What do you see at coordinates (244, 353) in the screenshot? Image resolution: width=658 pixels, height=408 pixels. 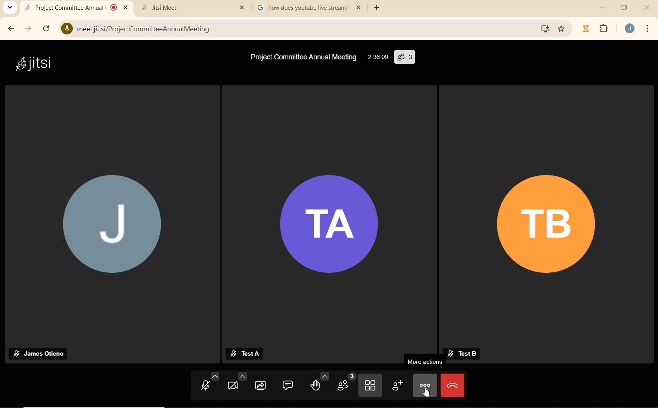 I see `Test A` at bounding box center [244, 353].